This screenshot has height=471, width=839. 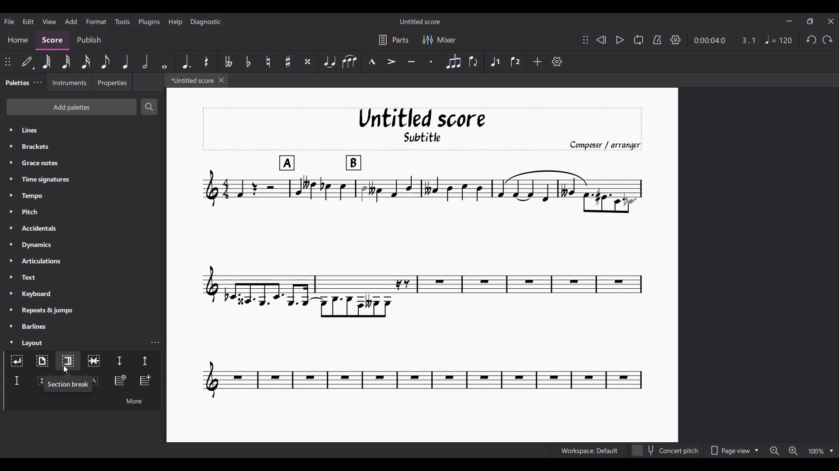 I want to click on File menu, so click(x=9, y=21).